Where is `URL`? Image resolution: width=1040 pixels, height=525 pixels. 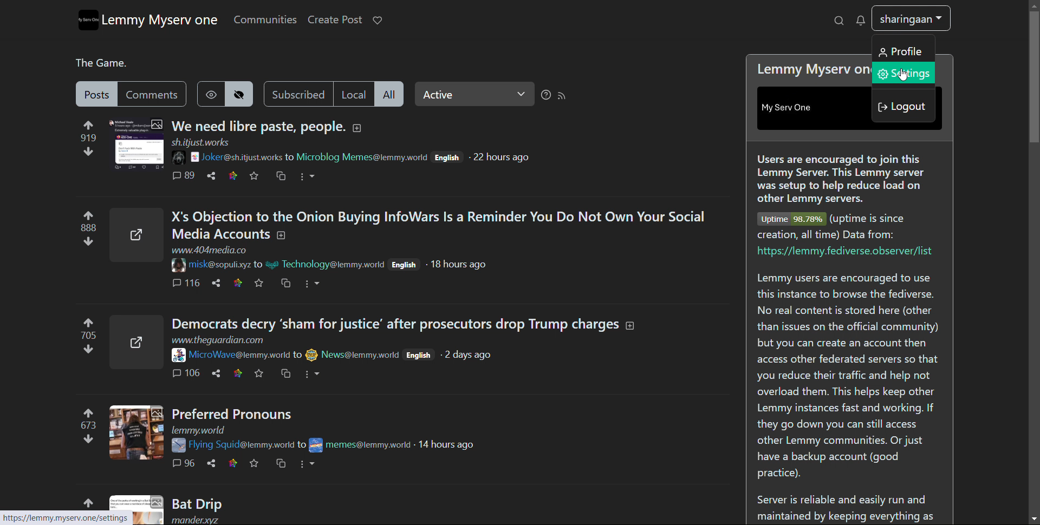
URL is located at coordinates (216, 250).